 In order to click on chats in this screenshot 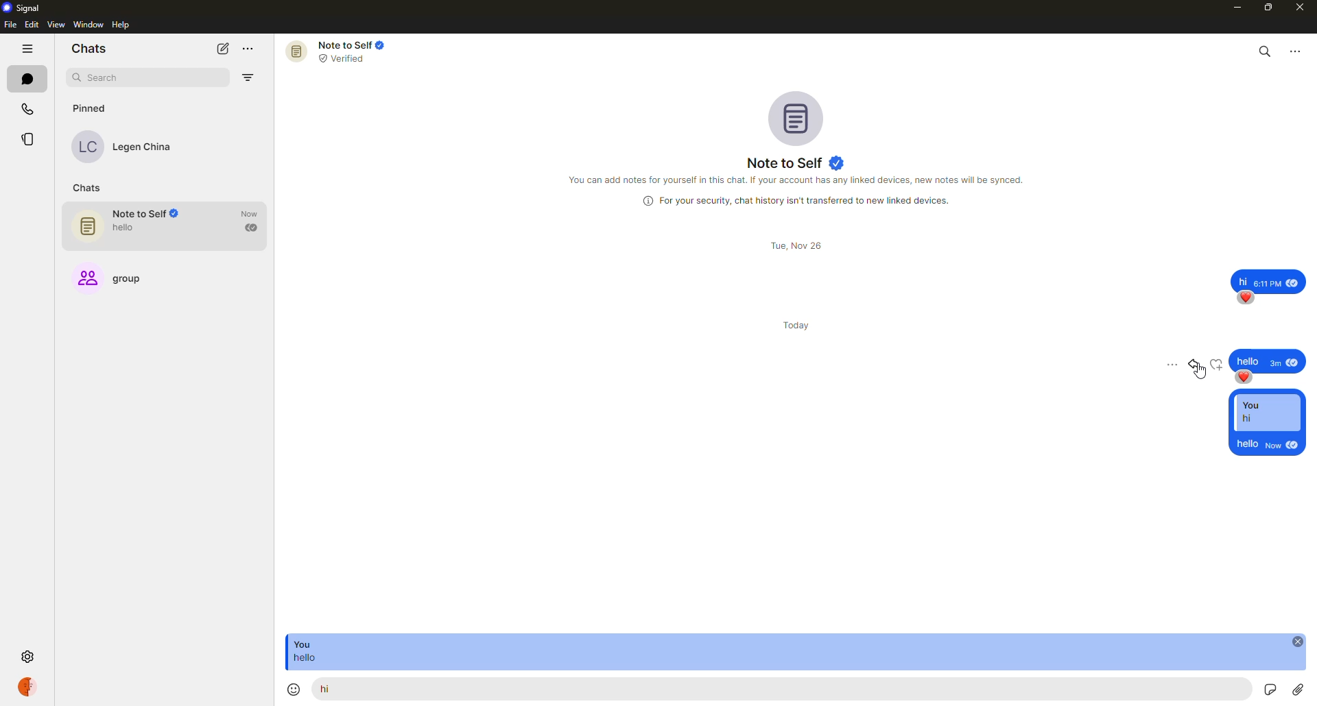, I will do `click(86, 187)`.